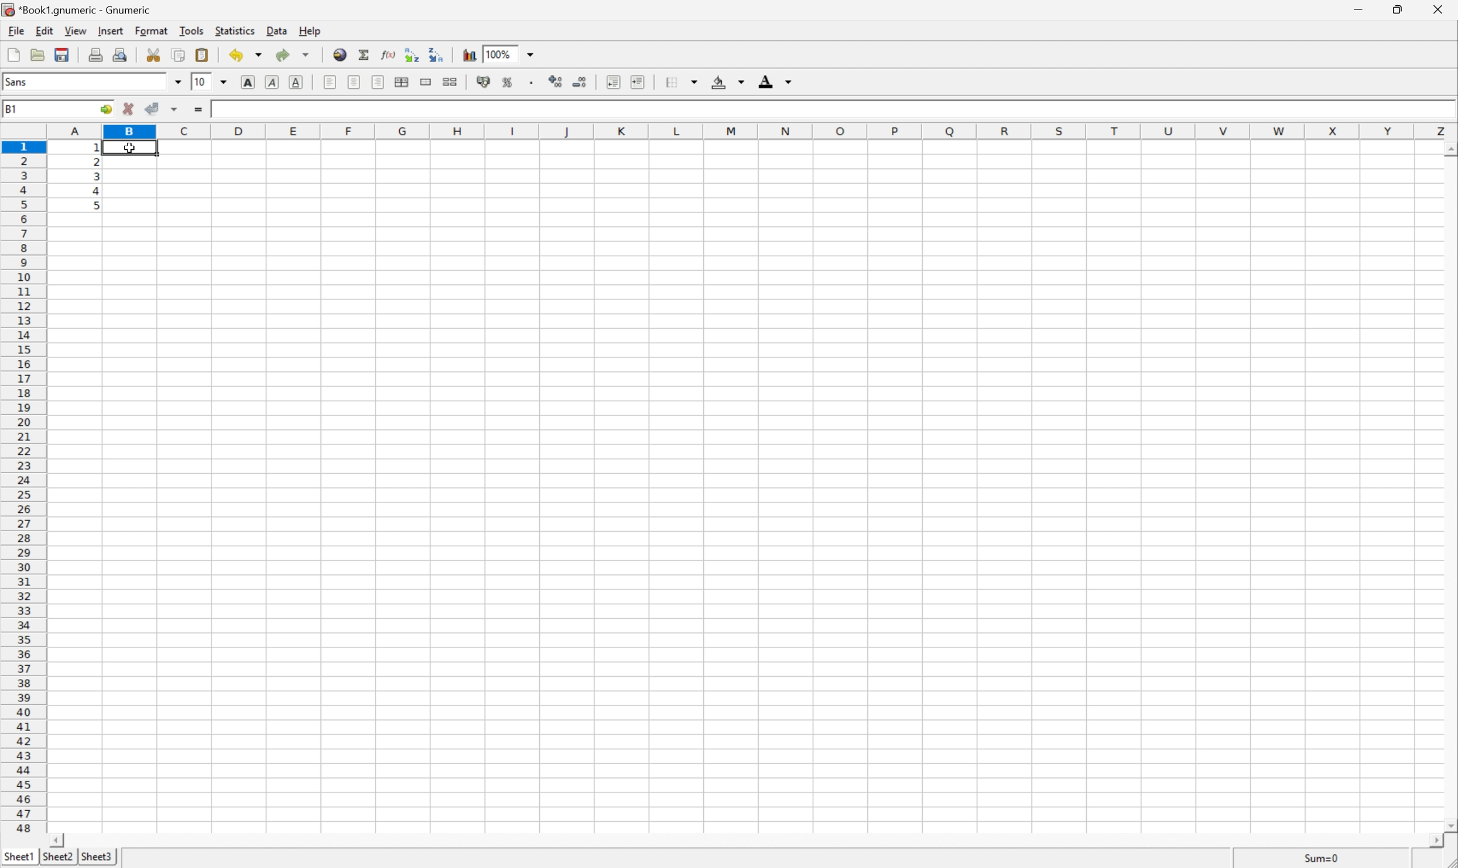  What do you see at coordinates (152, 53) in the screenshot?
I see `Cut selection` at bounding box center [152, 53].